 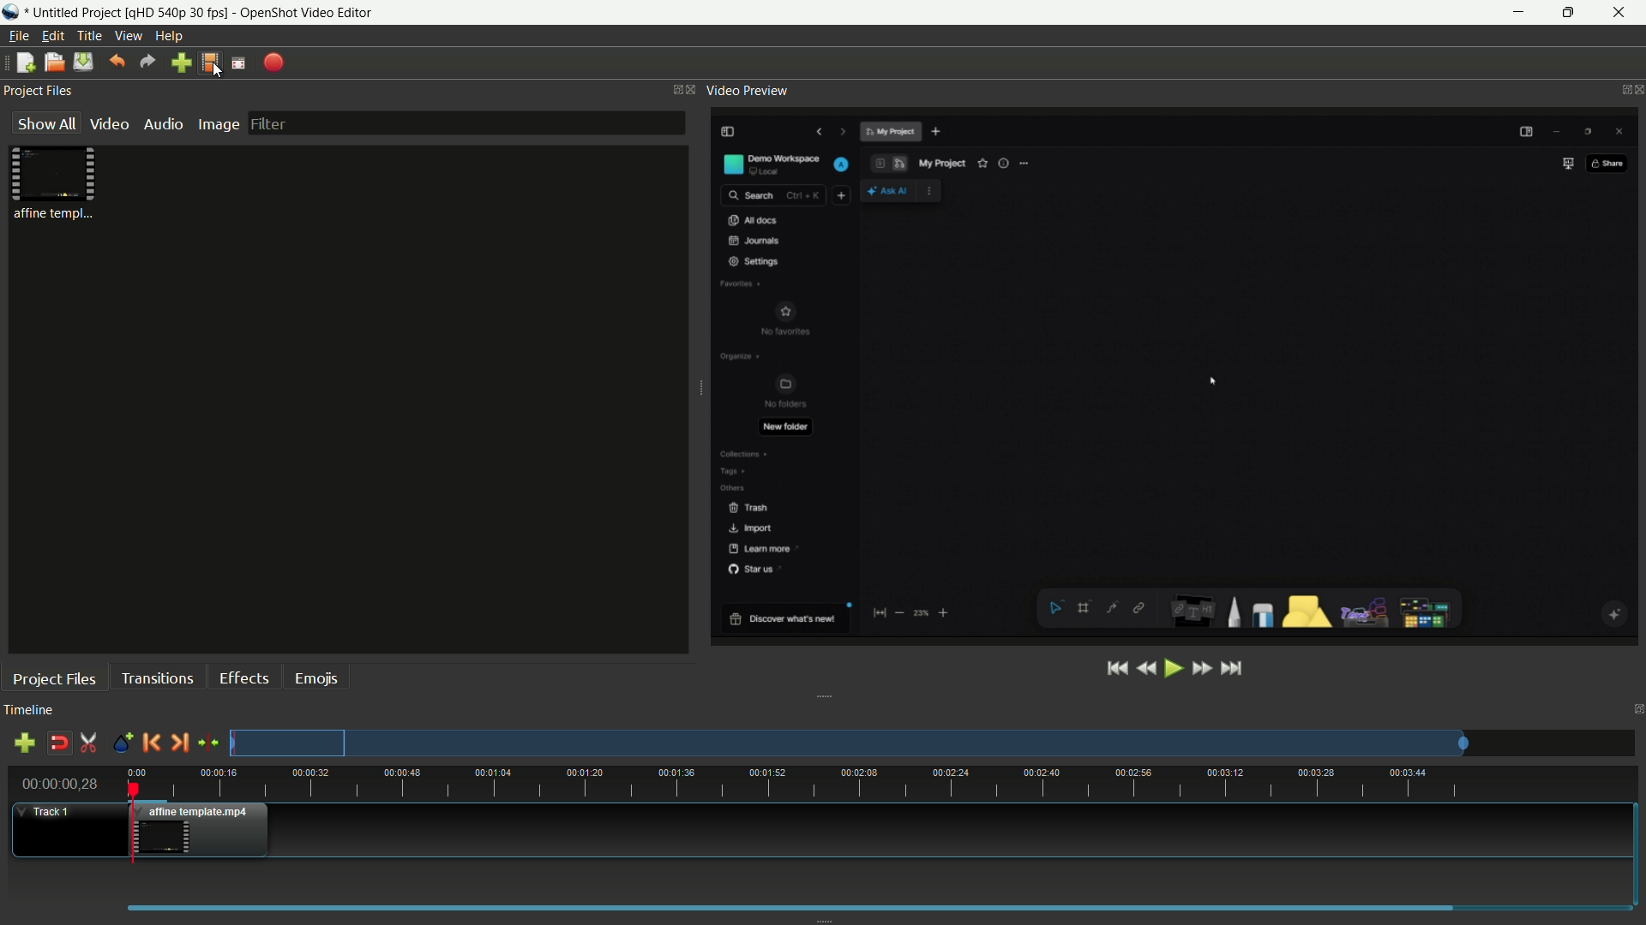 What do you see at coordinates (178, 743) in the screenshot?
I see `next marker` at bounding box center [178, 743].